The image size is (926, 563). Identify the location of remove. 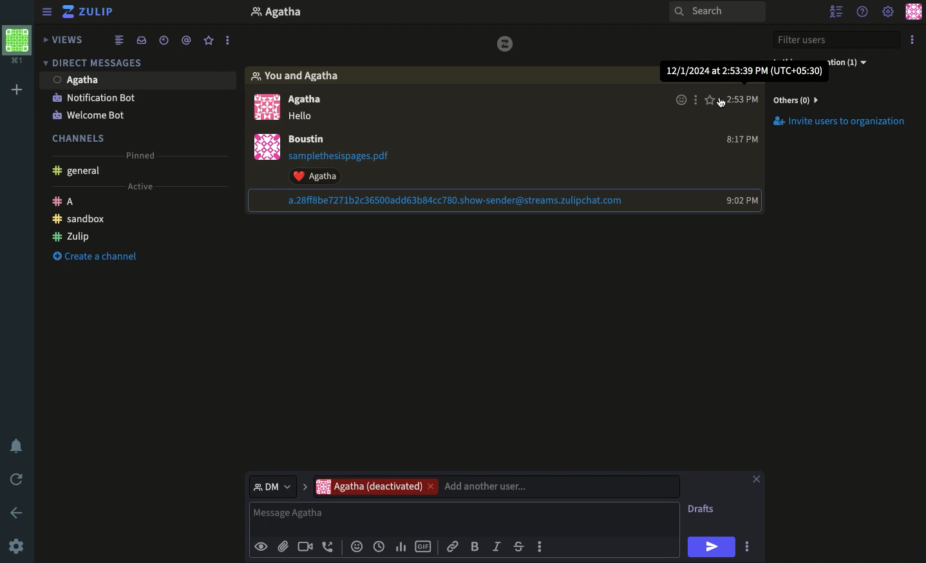
(429, 487).